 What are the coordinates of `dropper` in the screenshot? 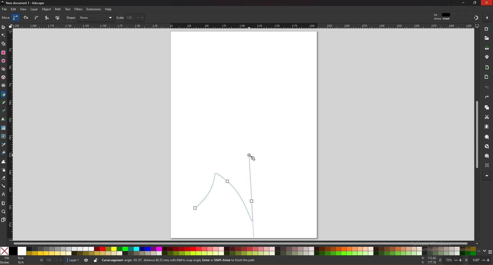 It's located at (4, 145).